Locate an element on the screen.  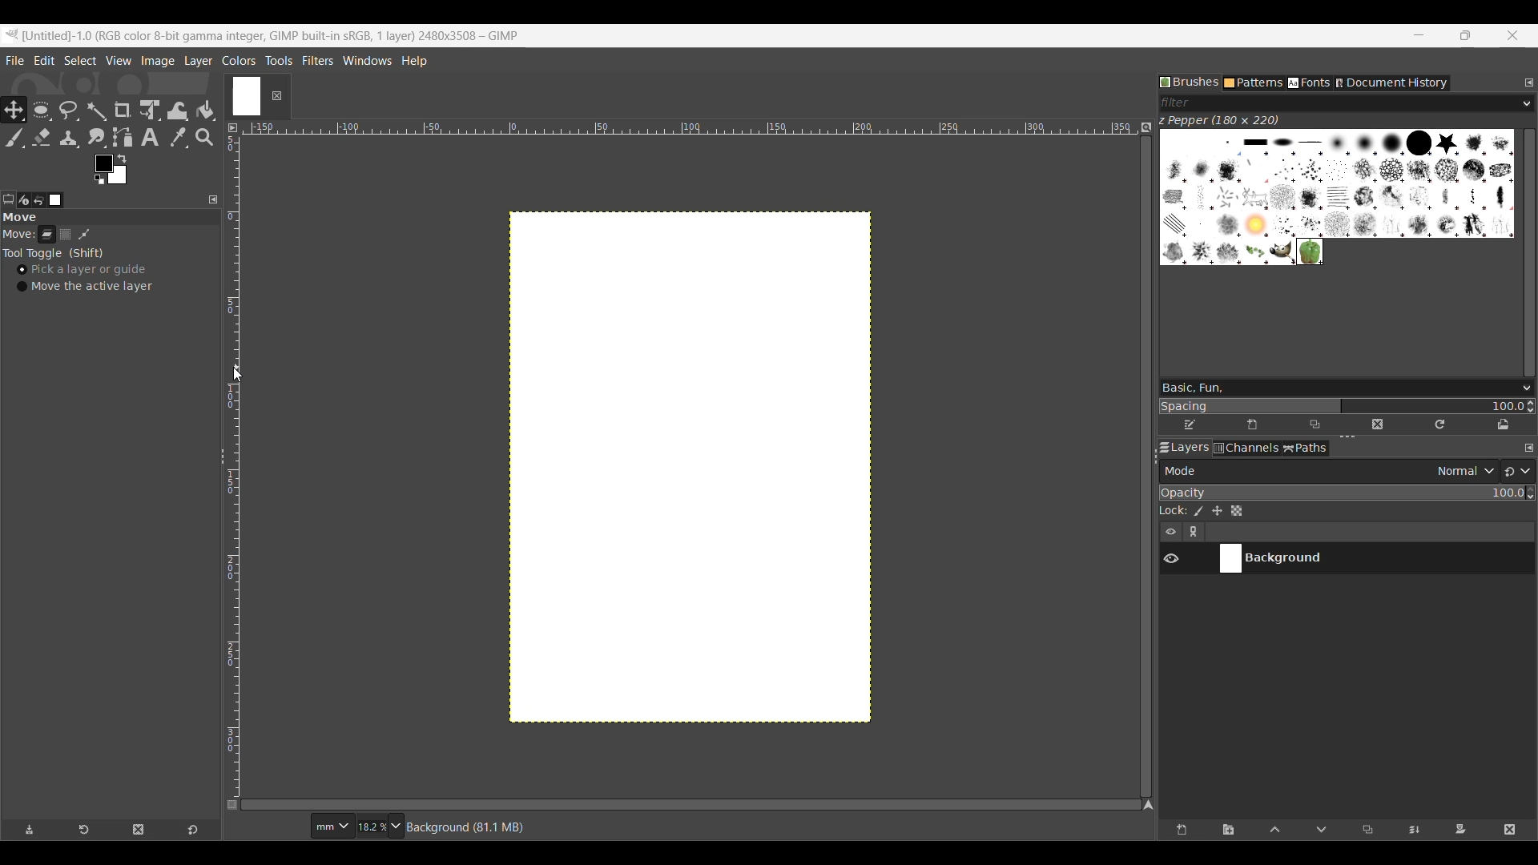
Minimize  is located at coordinates (1419, 35).